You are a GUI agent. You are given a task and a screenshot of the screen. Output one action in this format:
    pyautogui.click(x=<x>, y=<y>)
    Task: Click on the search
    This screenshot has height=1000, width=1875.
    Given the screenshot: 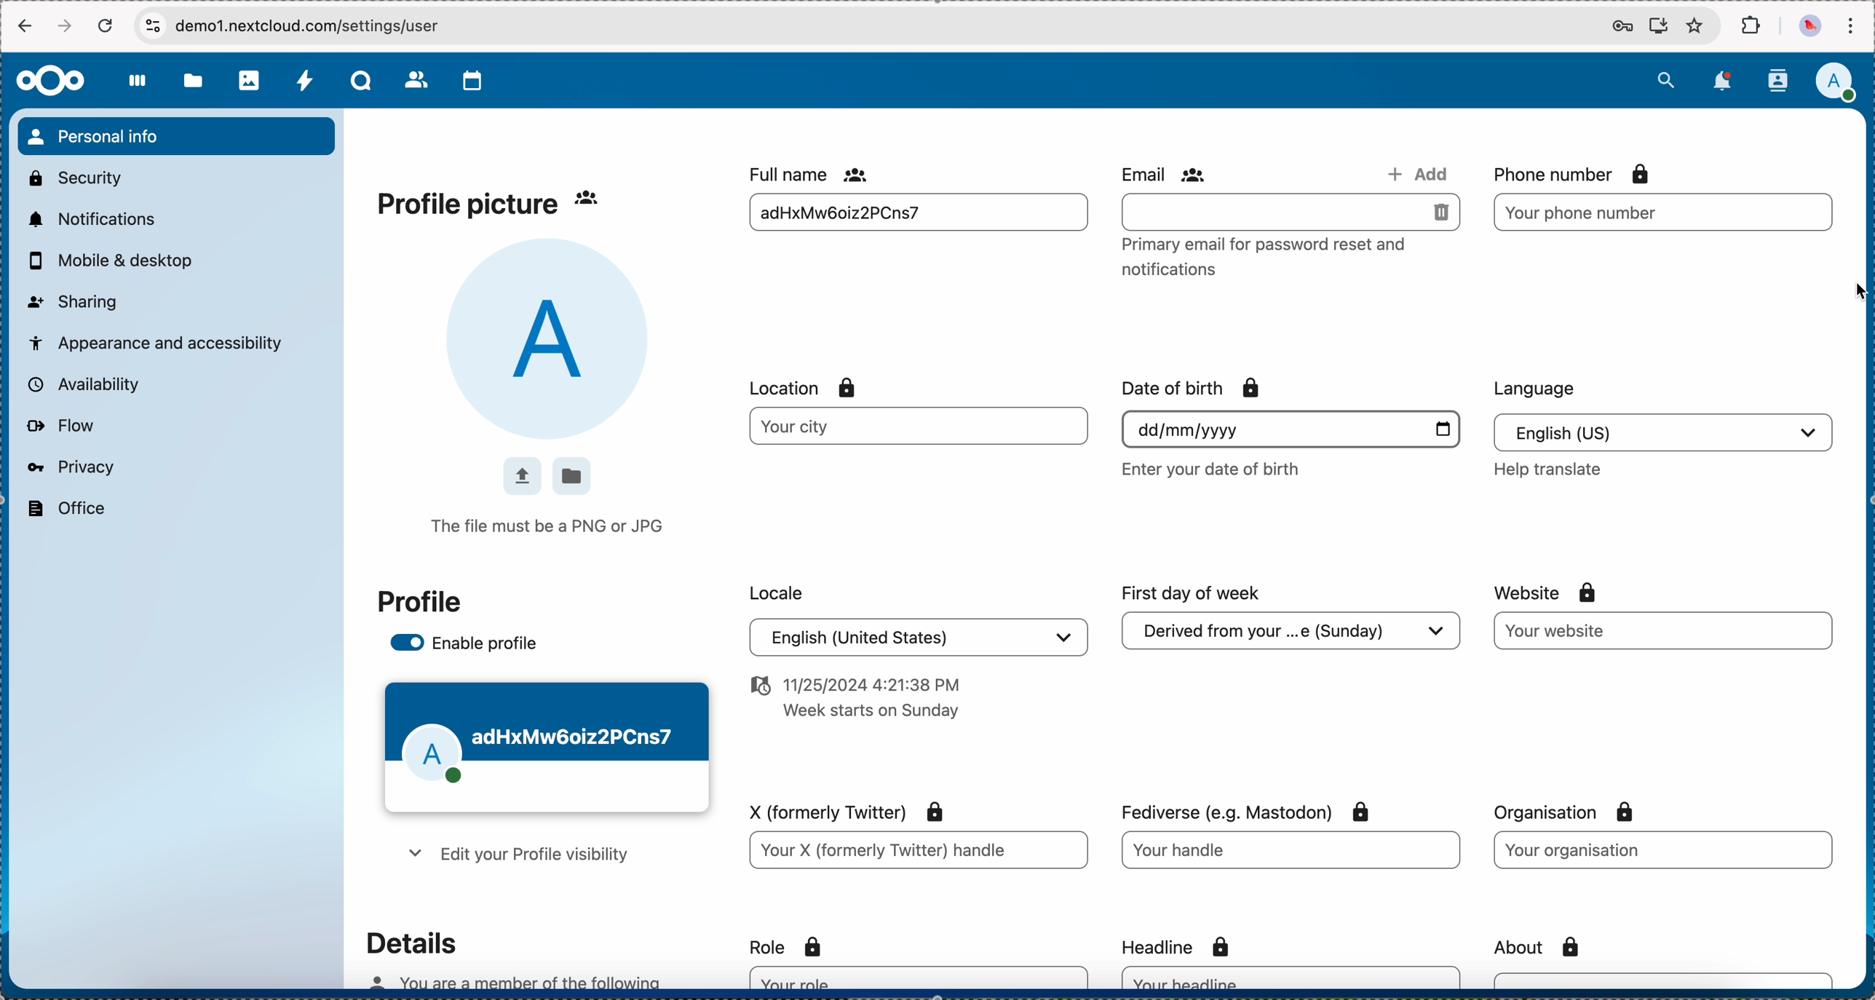 What is the action you would take?
    pyautogui.click(x=1665, y=78)
    